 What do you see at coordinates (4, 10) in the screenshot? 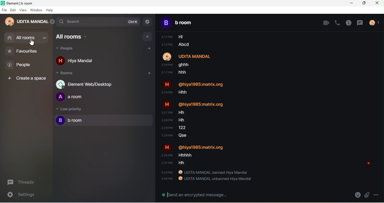
I see `file` at bounding box center [4, 10].